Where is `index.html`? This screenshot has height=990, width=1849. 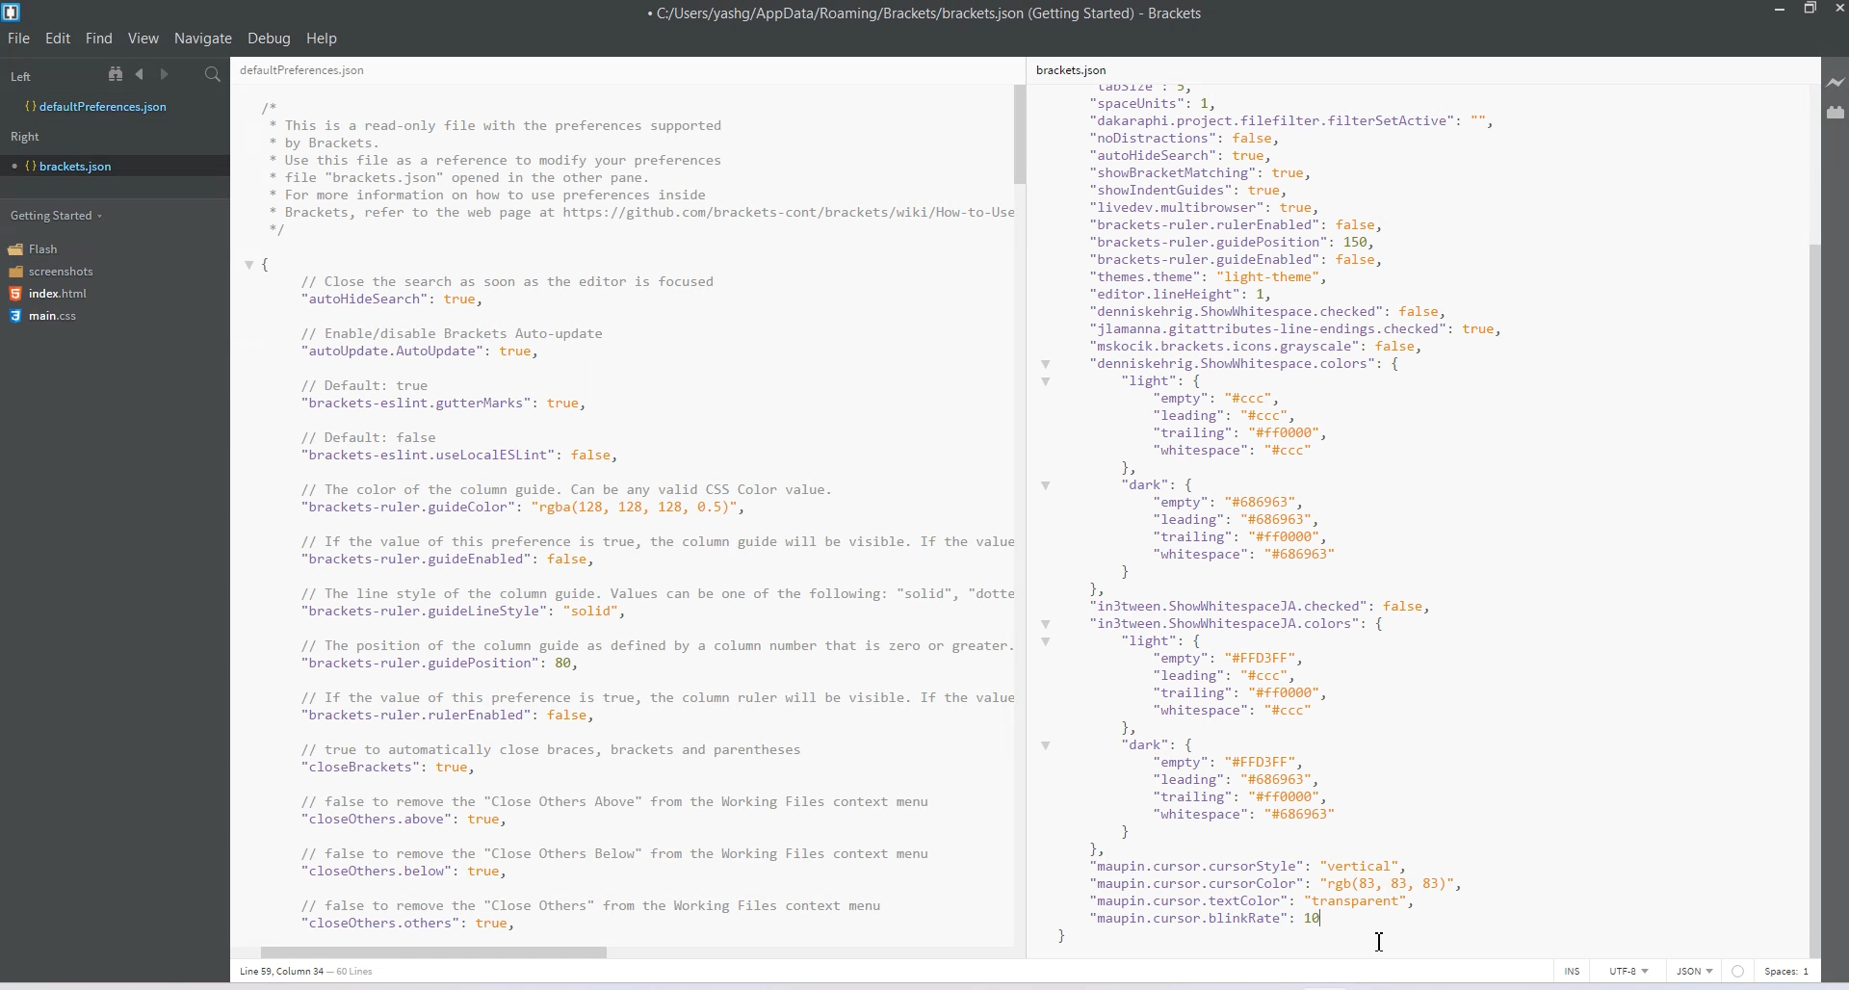 index.html is located at coordinates (55, 294).